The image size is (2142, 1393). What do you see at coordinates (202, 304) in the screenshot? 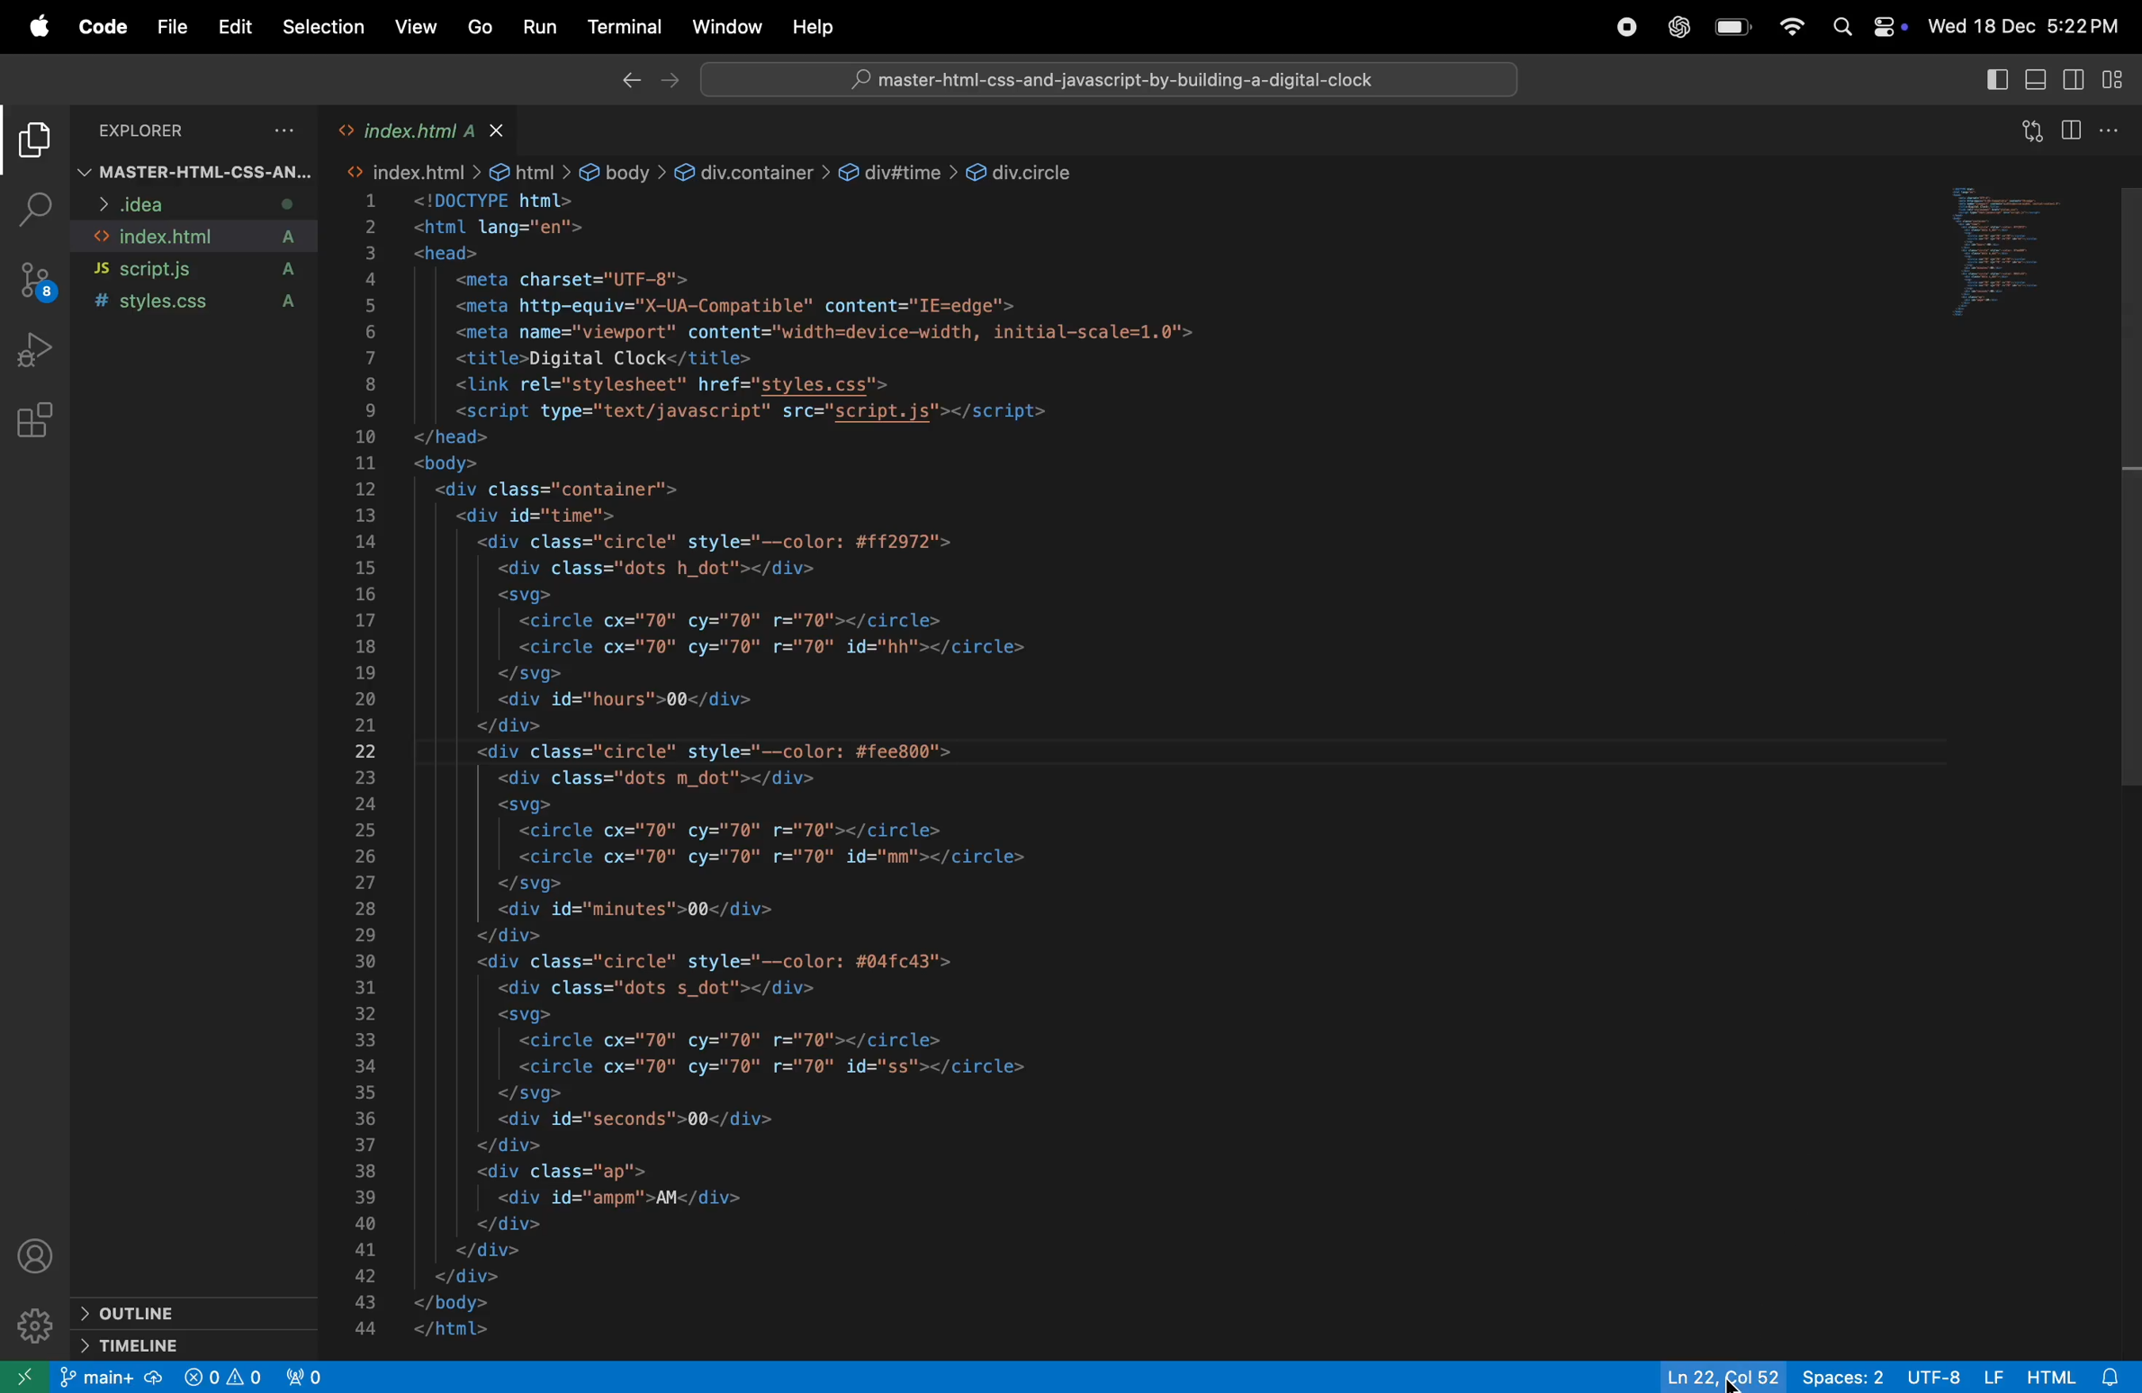
I see `style.css` at bounding box center [202, 304].